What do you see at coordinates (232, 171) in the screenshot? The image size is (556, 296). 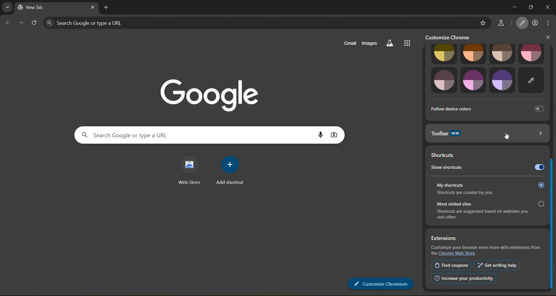 I see `add shortcut` at bounding box center [232, 171].